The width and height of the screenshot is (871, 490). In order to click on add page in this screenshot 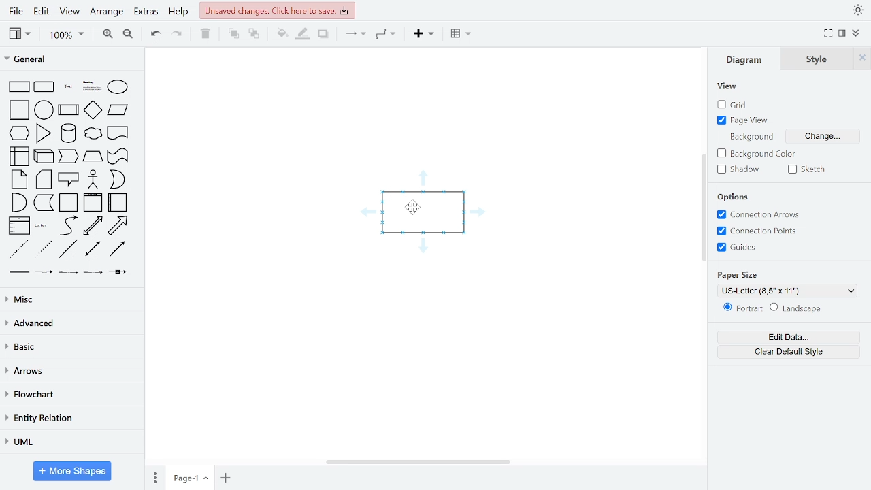, I will do `click(225, 478)`.